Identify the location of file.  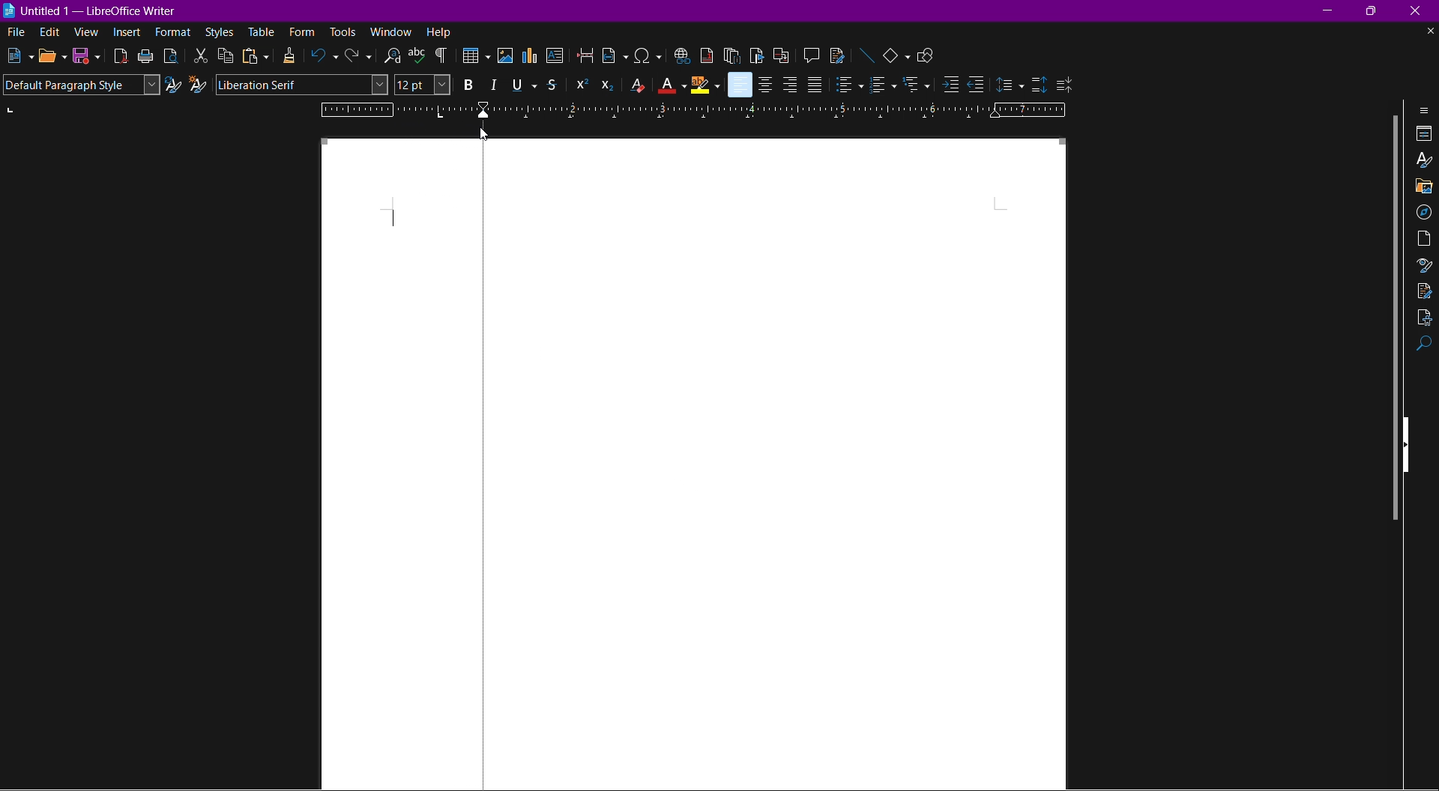
(13, 31).